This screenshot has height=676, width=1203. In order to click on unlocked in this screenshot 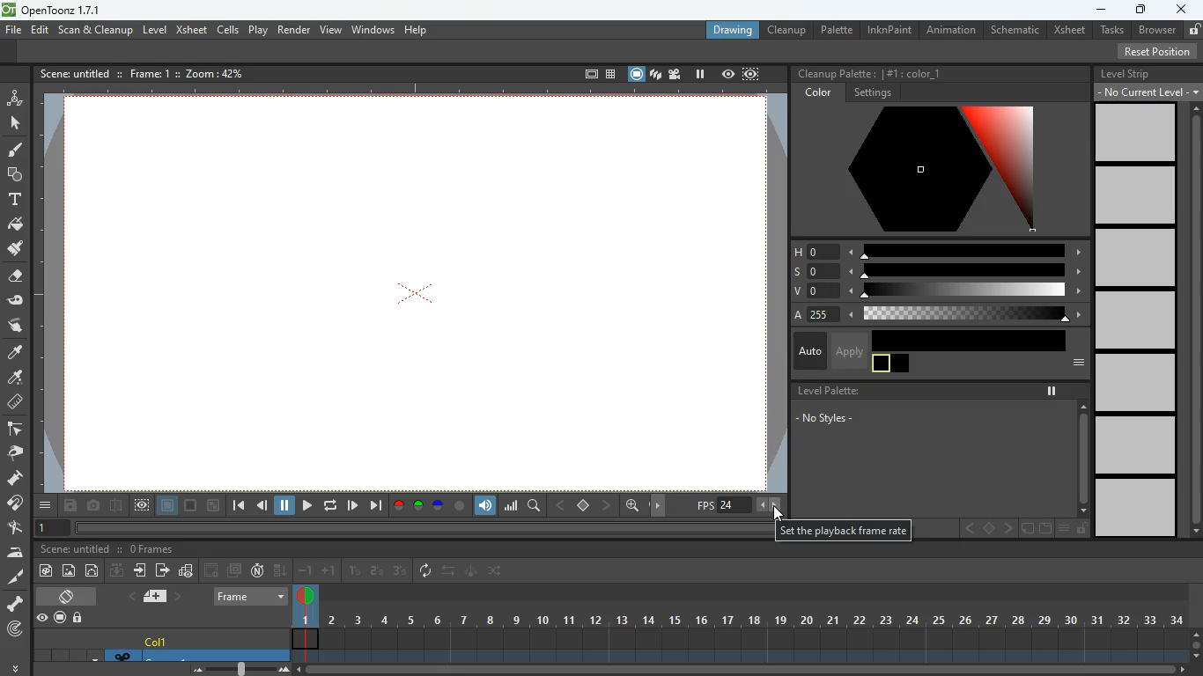, I will do `click(1193, 30)`.